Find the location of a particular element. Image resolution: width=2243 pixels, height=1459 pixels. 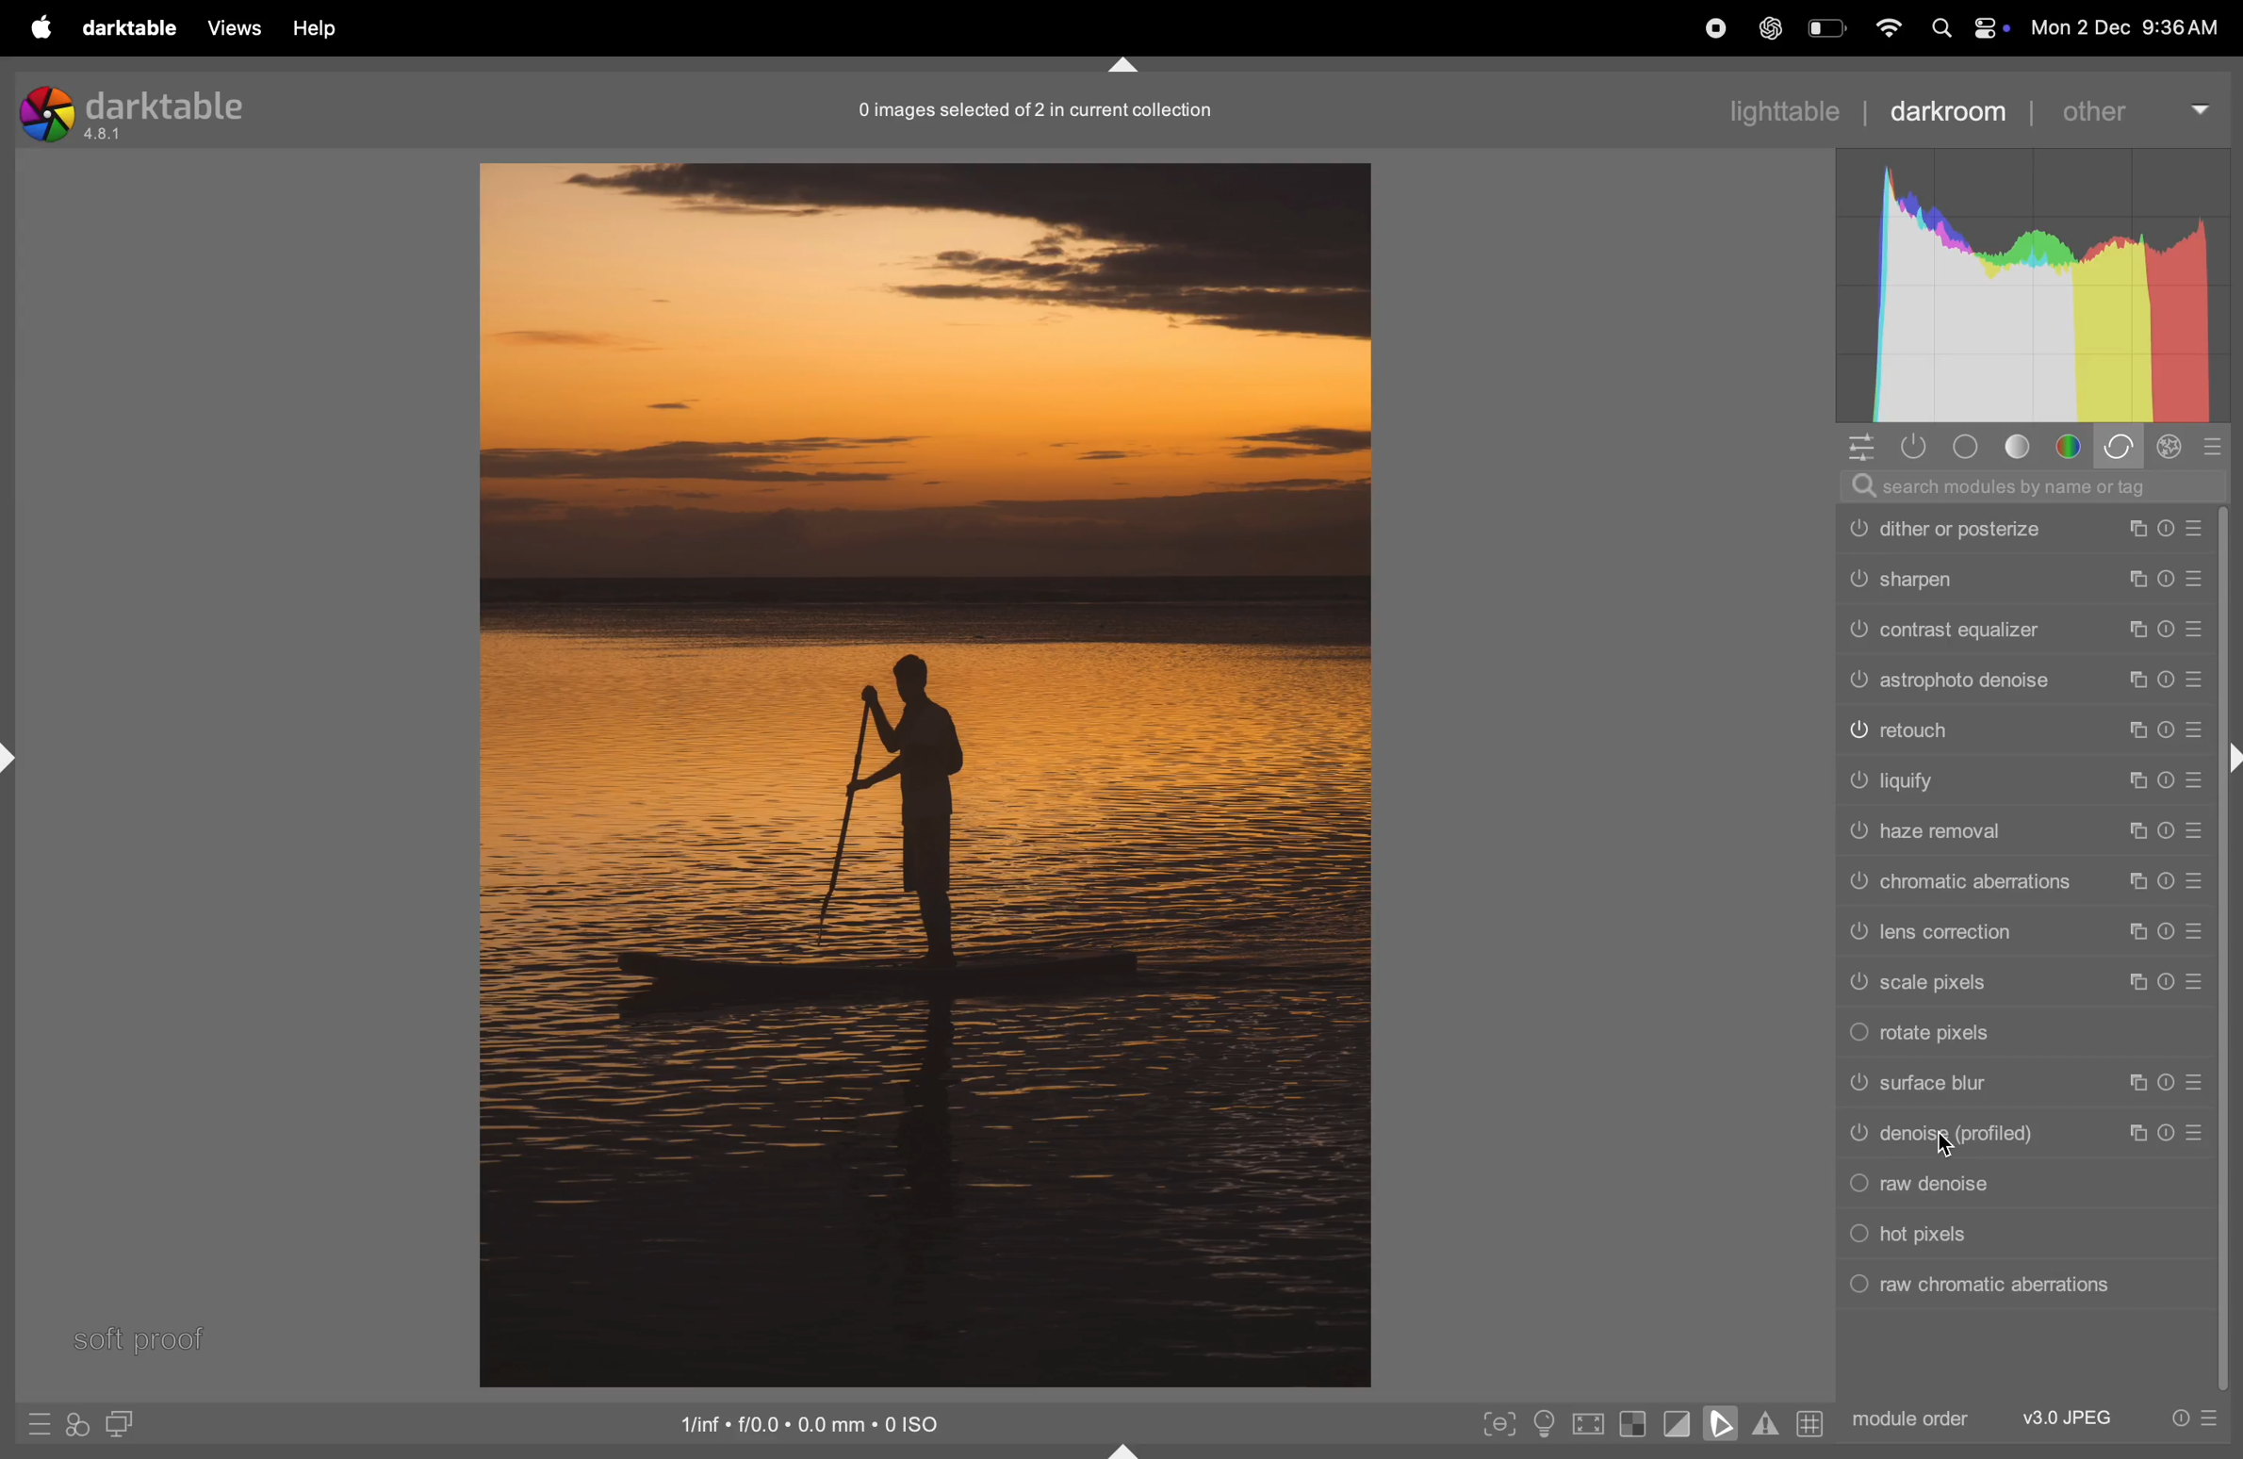

grid is located at coordinates (1809, 1426).